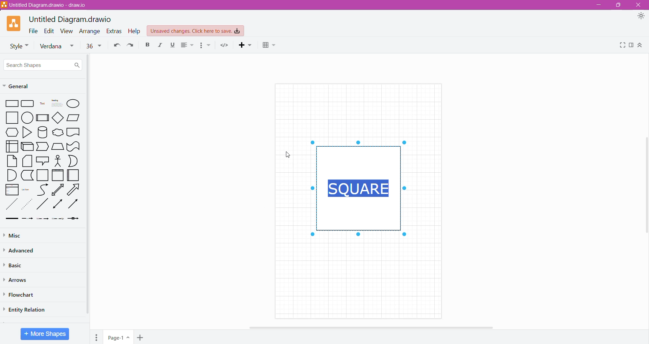  What do you see at coordinates (27, 205) in the screenshot?
I see `Dotted Arrow ` at bounding box center [27, 205].